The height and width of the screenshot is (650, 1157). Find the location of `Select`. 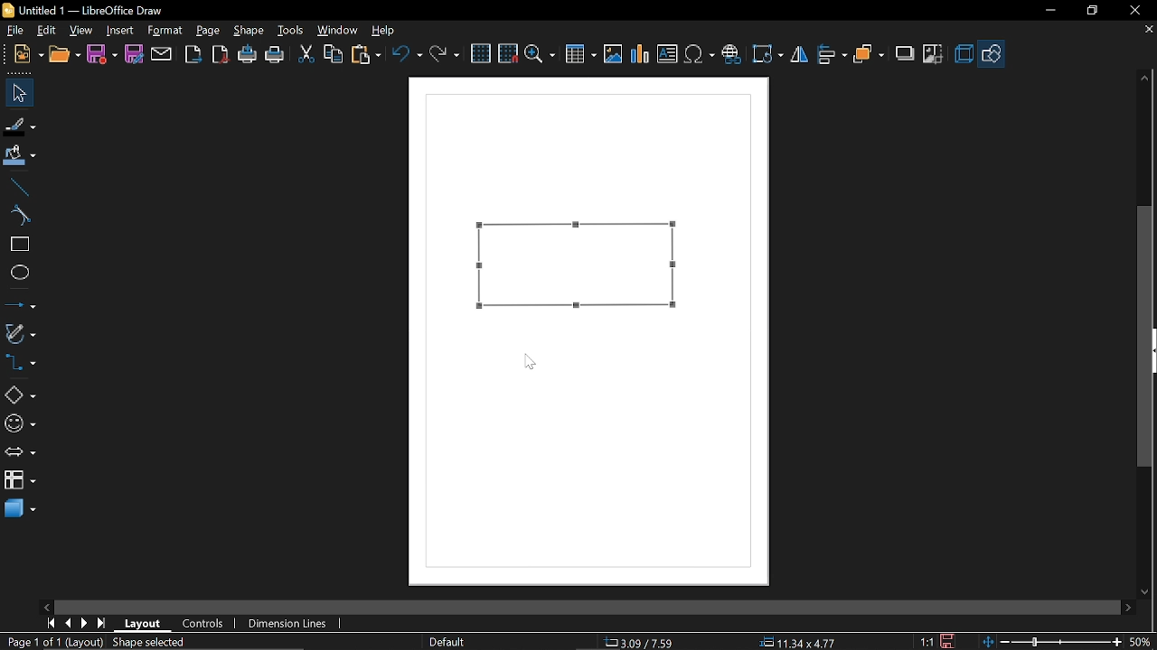

Select is located at coordinates (16, 92).